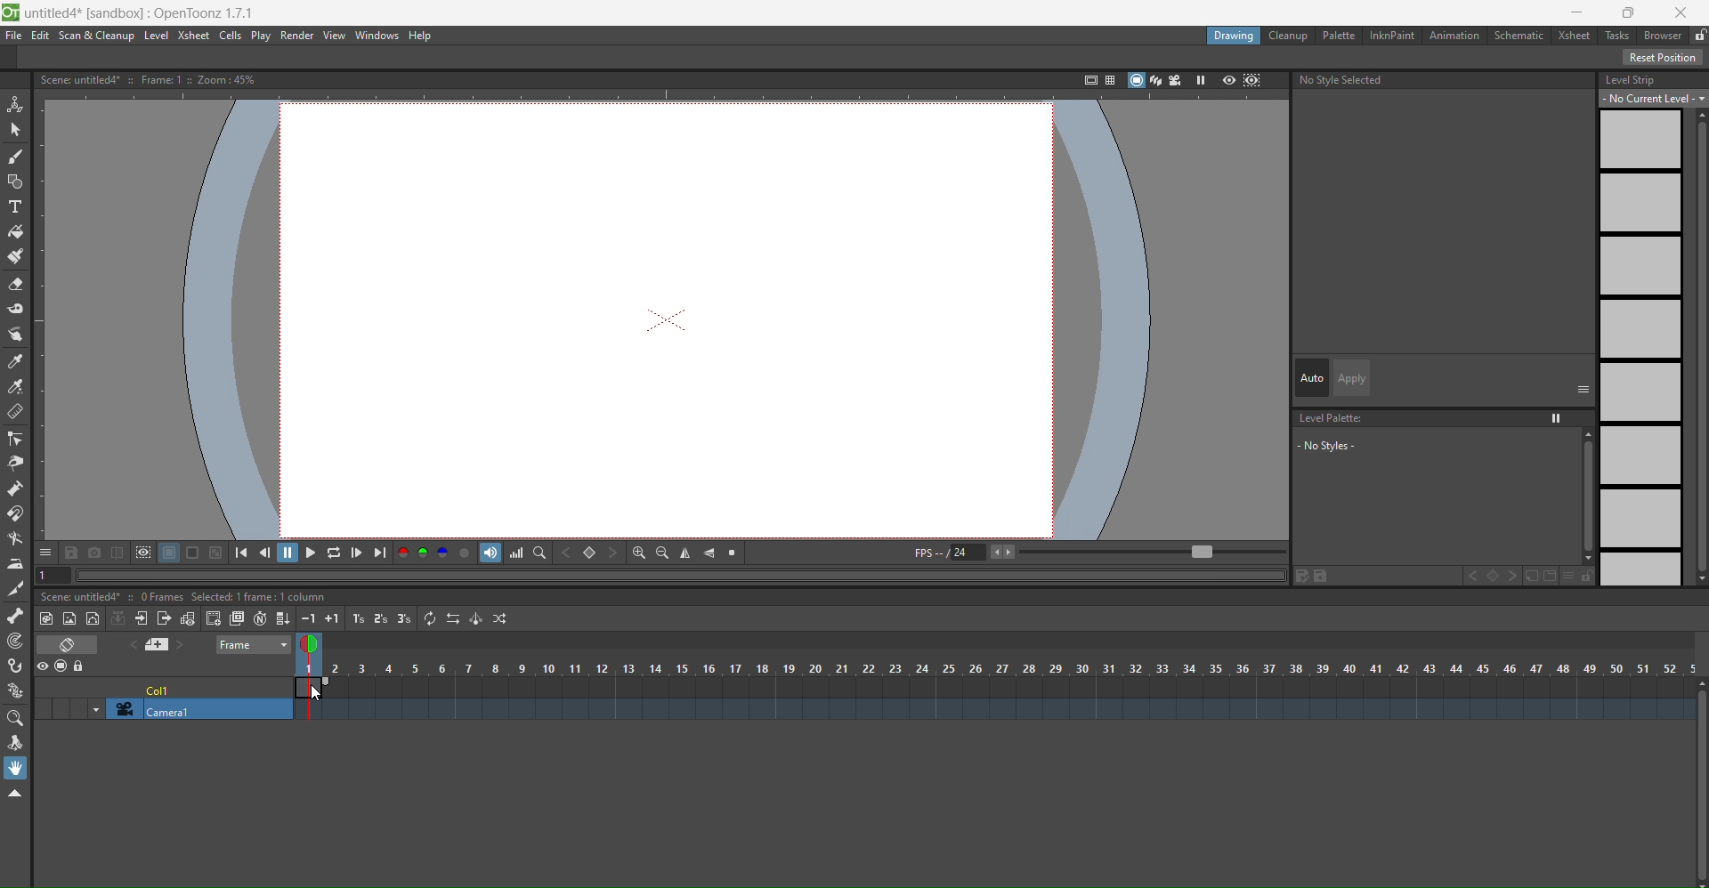 This screenshot has width=1709, height=888. I want to click on rgb picker tool, so click(14, 387).